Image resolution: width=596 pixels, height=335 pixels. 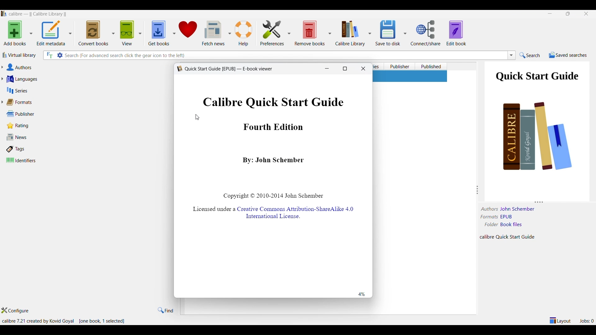 I want to click on find, so click(x=166, y=310).